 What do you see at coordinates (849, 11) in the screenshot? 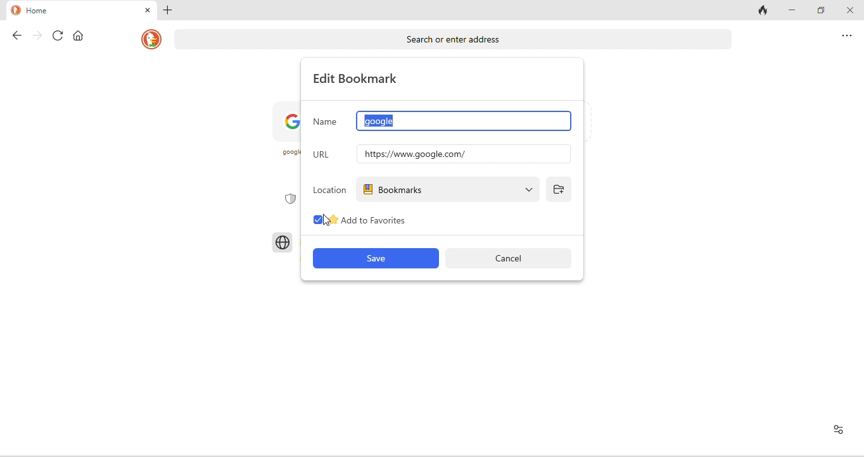
I see `close` at bounding box center [849, 11].